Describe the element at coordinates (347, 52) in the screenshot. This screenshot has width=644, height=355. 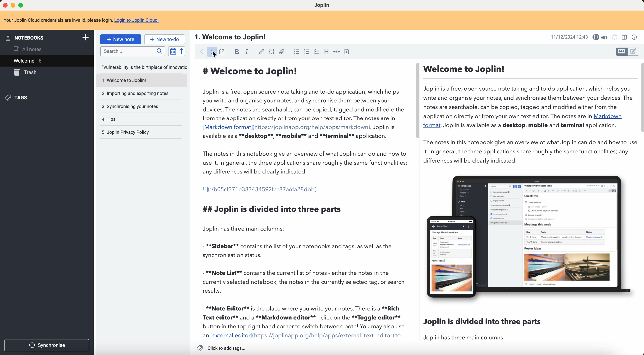
I see `insert time` at that location.